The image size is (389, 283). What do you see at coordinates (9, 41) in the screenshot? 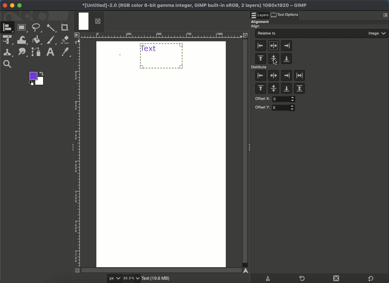
I see `Unified transformation` at bounding box center [9, 41].